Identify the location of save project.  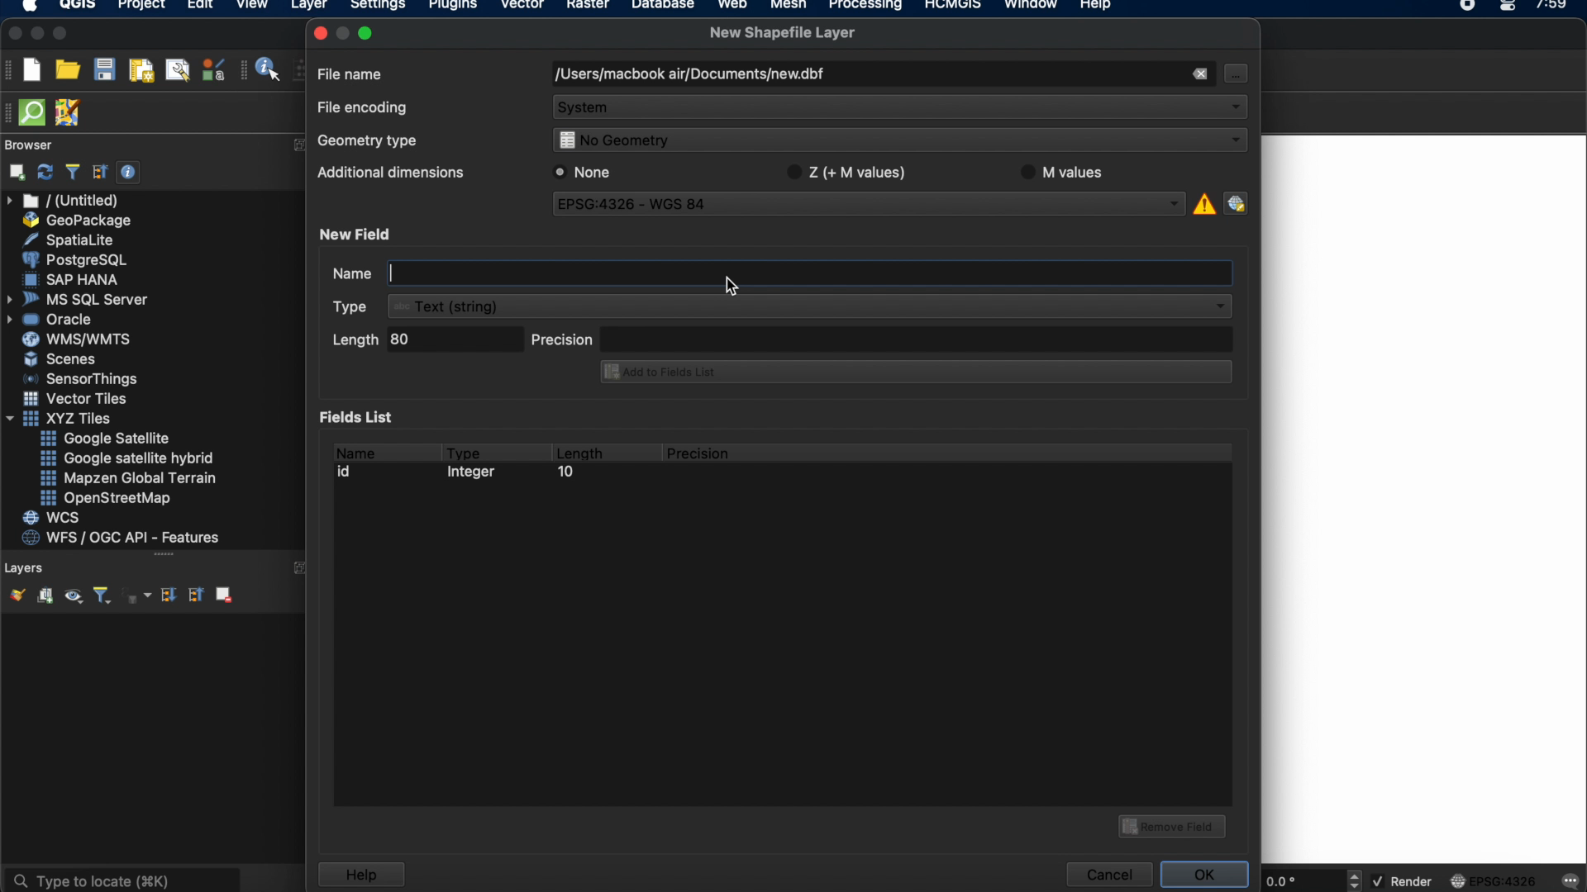
(103, 70).